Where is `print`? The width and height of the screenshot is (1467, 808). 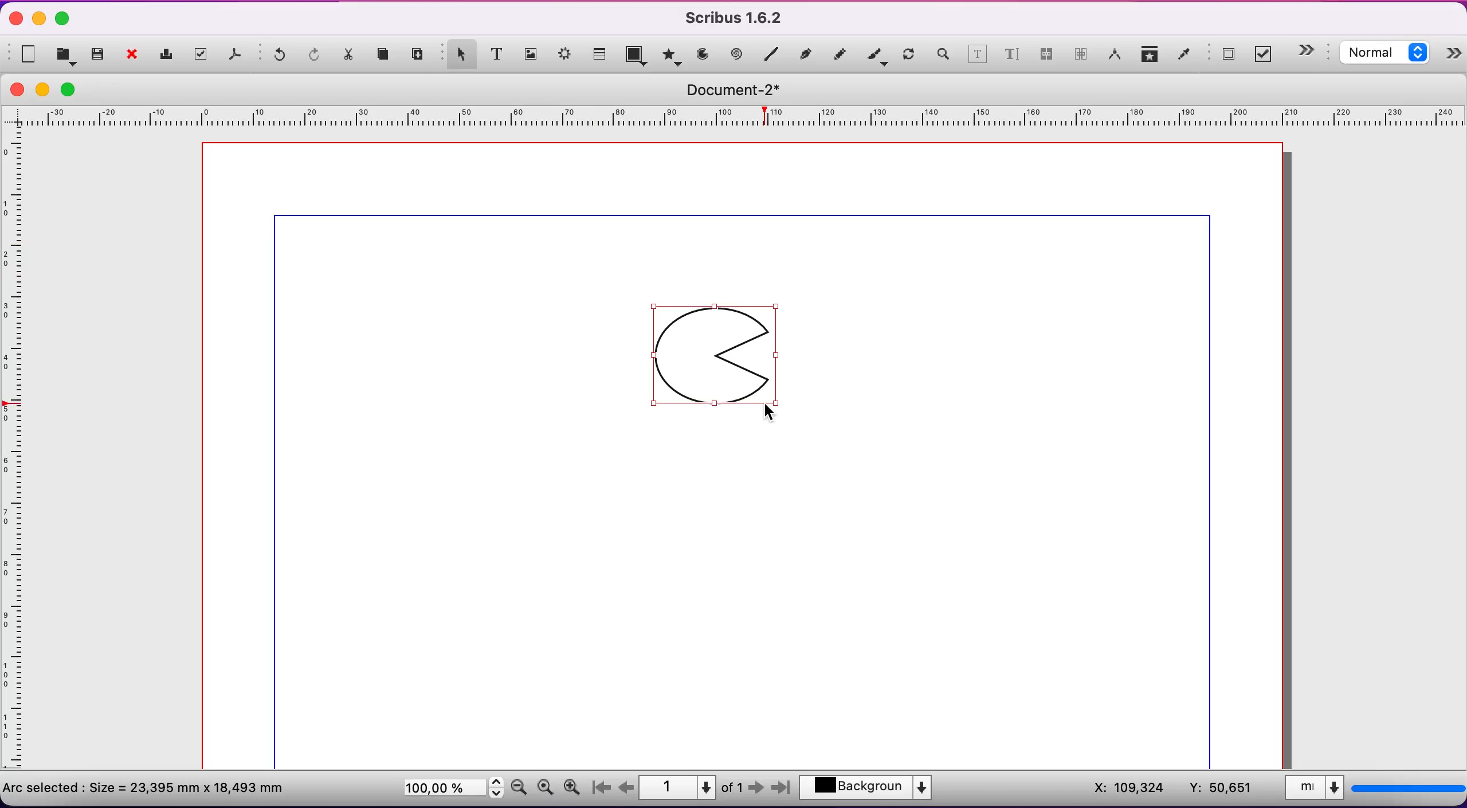
print is located at coordinates (169, 54).